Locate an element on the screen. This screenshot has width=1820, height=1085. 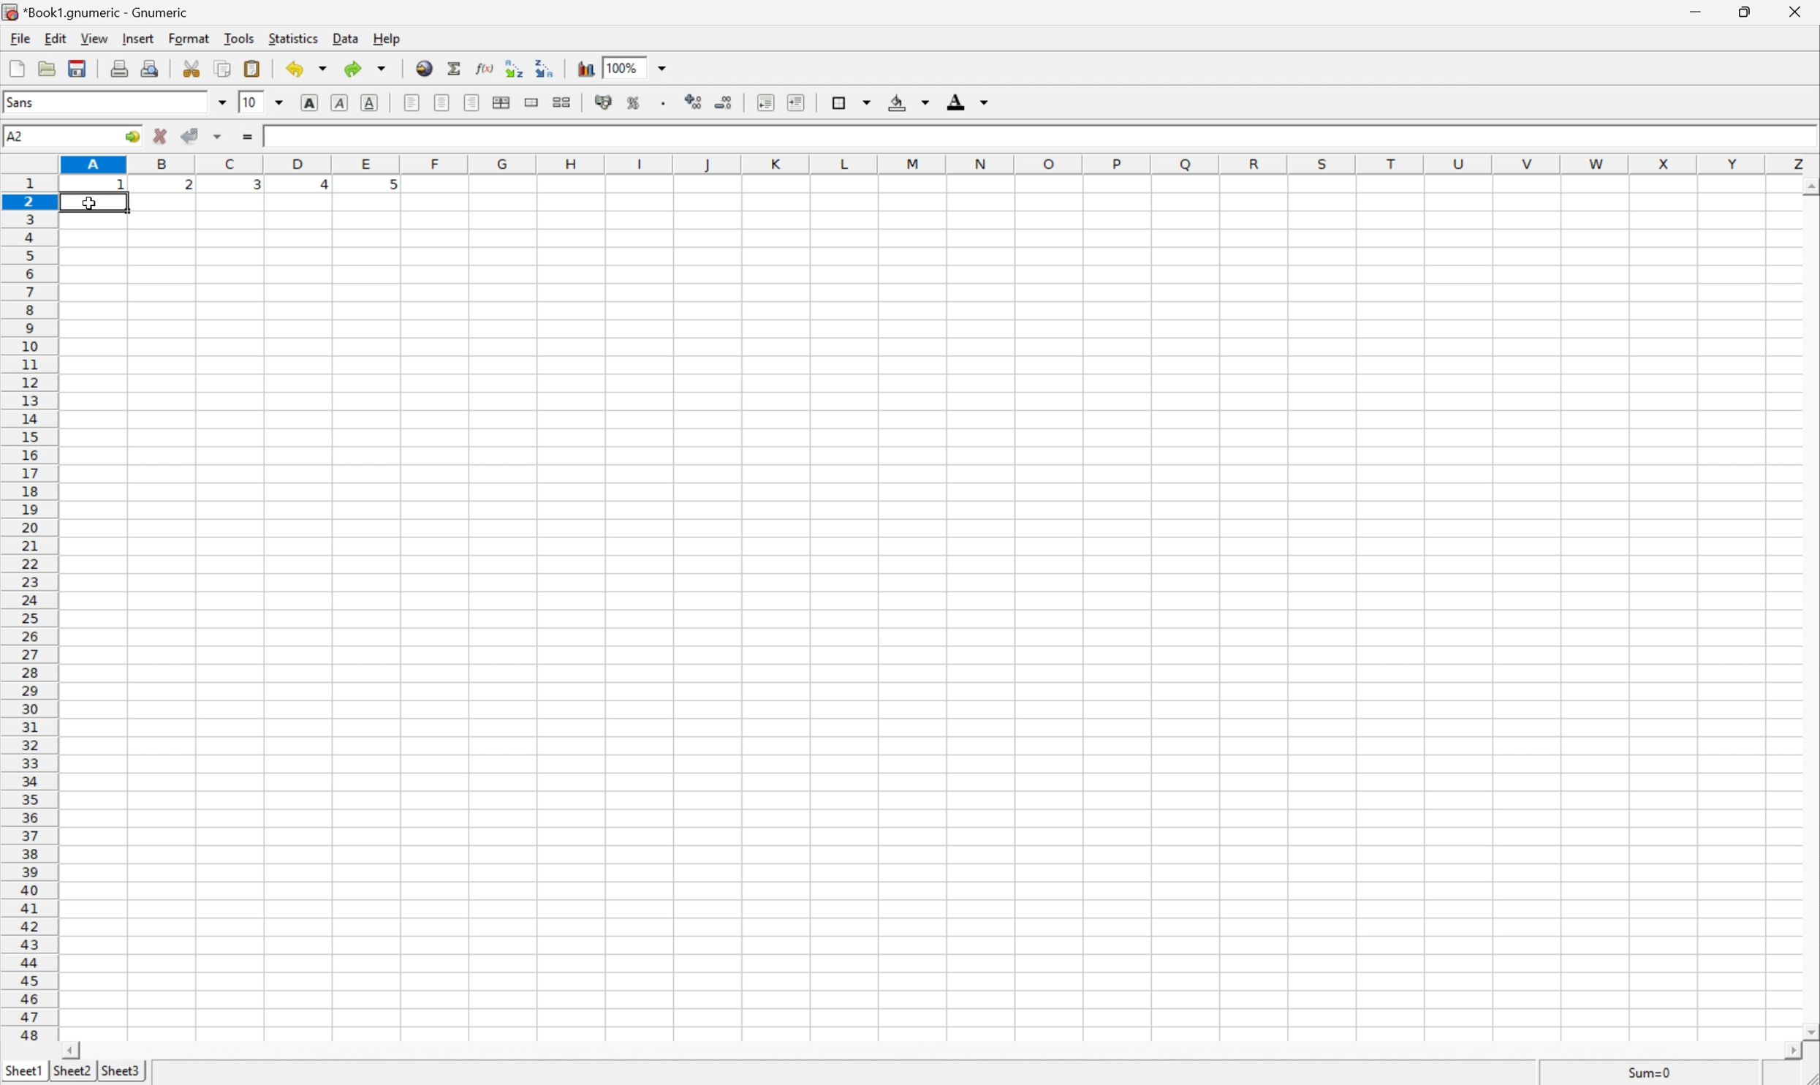
decrease indent is located at coordinates (766, 104).